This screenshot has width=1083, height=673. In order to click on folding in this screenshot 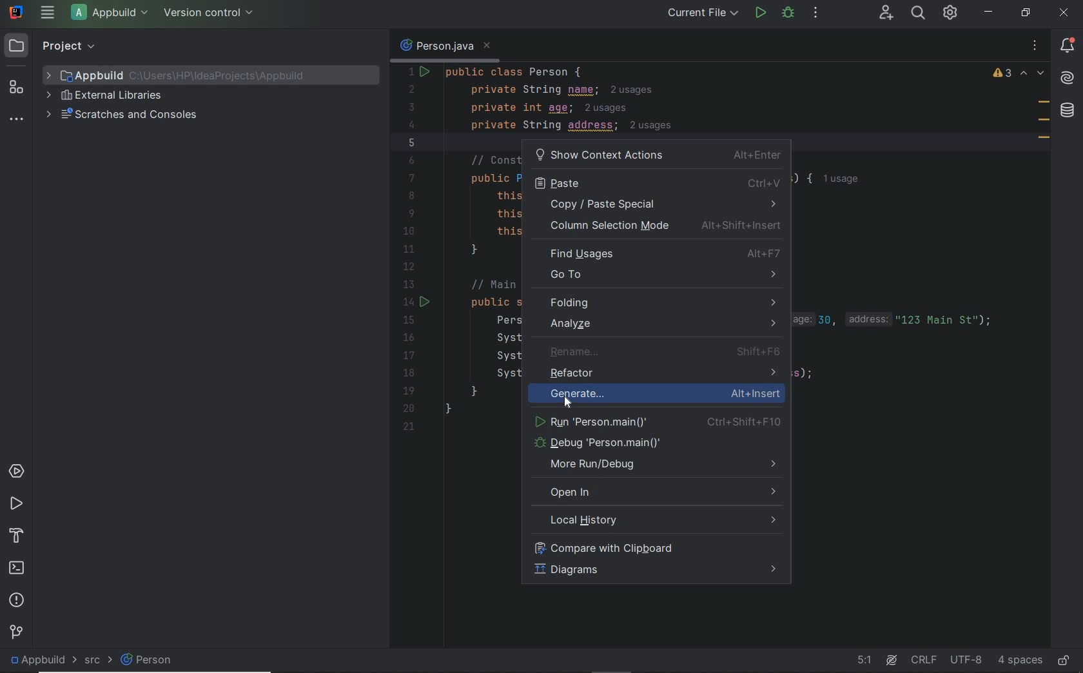, I will do `click(659, 303)`.